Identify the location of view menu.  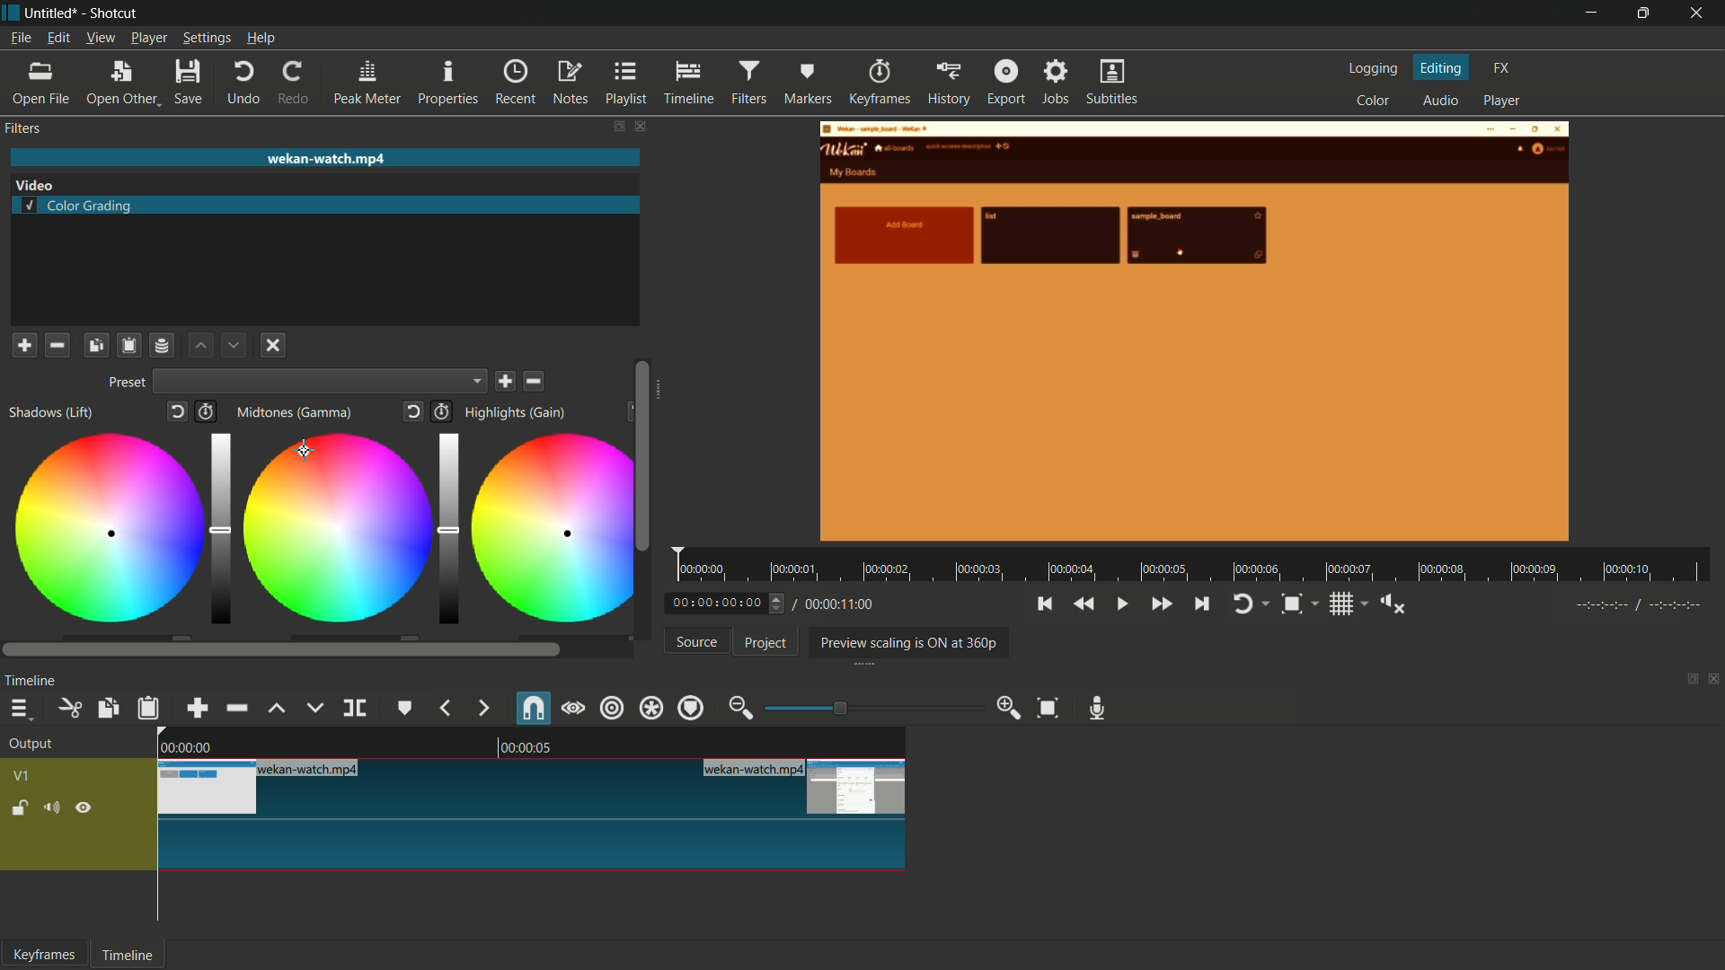
(101, 39).